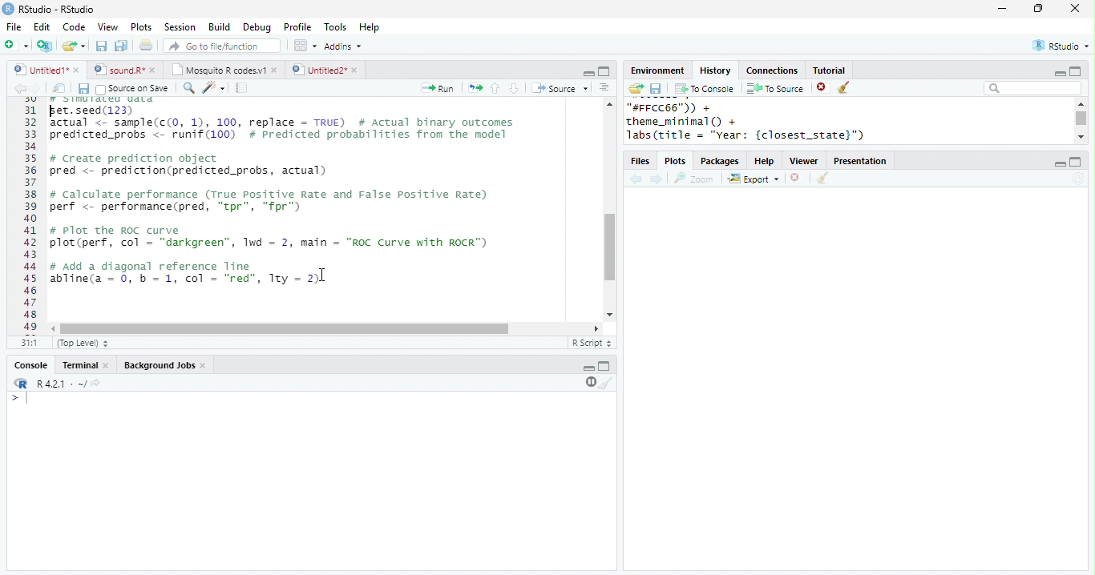 This screenshot has height=575, width=1095. Describe the element at coordinates (147, 45) in the screenshot. I see `print` at that location.